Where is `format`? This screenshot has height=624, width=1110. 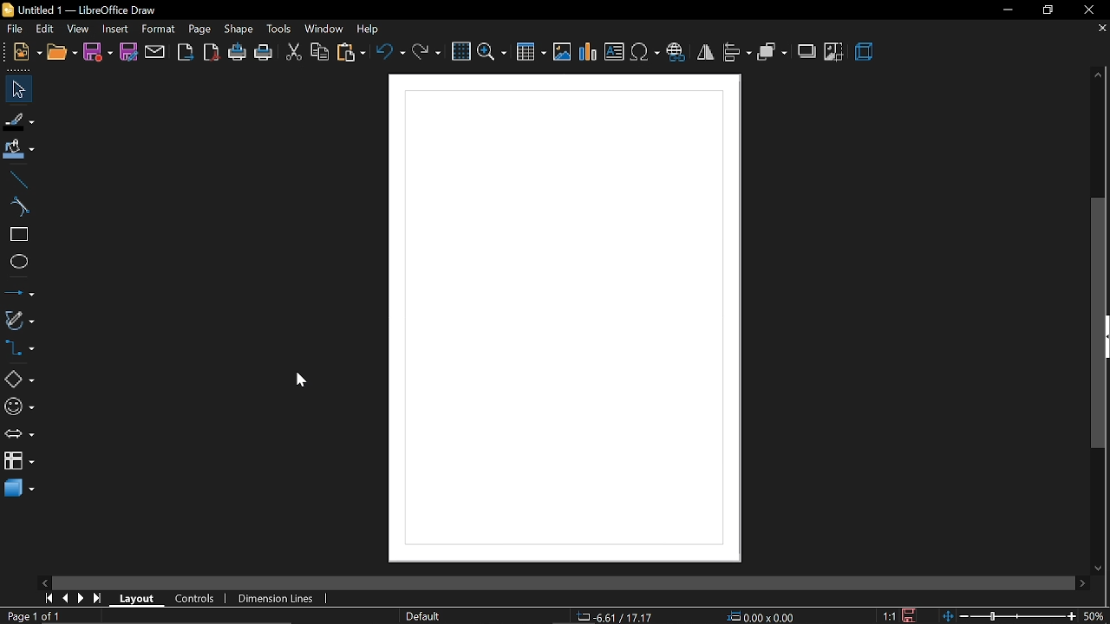 format is located at coordinates (159, 29).